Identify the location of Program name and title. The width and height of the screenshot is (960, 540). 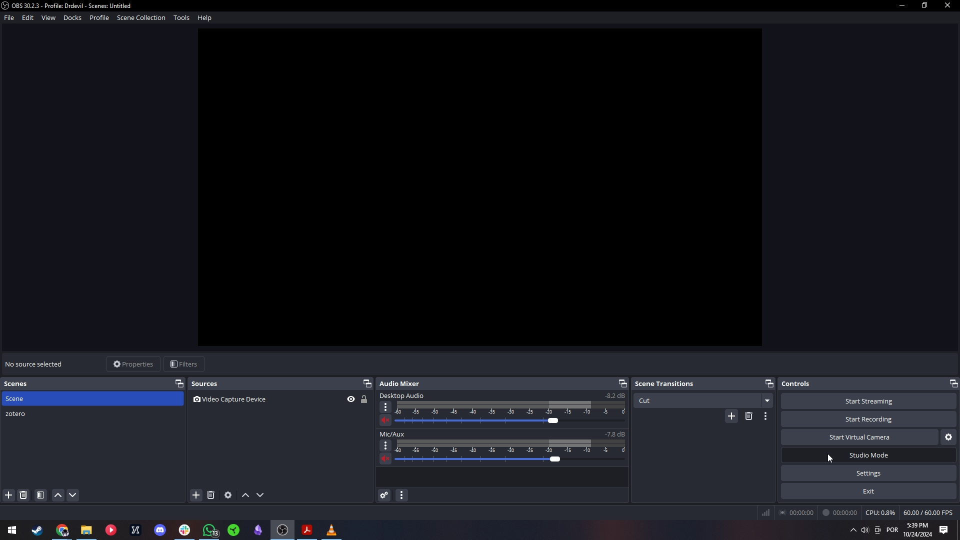
(71, 5).